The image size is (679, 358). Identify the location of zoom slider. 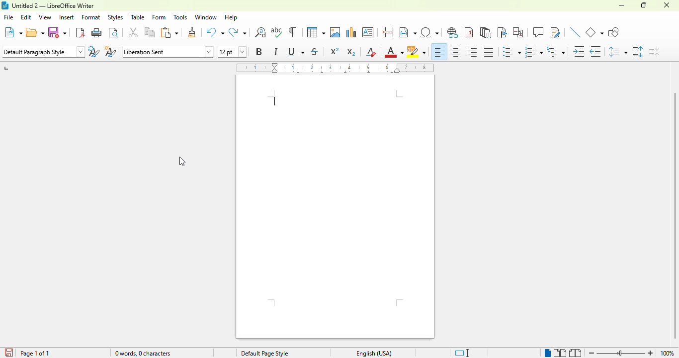
(622, 353).